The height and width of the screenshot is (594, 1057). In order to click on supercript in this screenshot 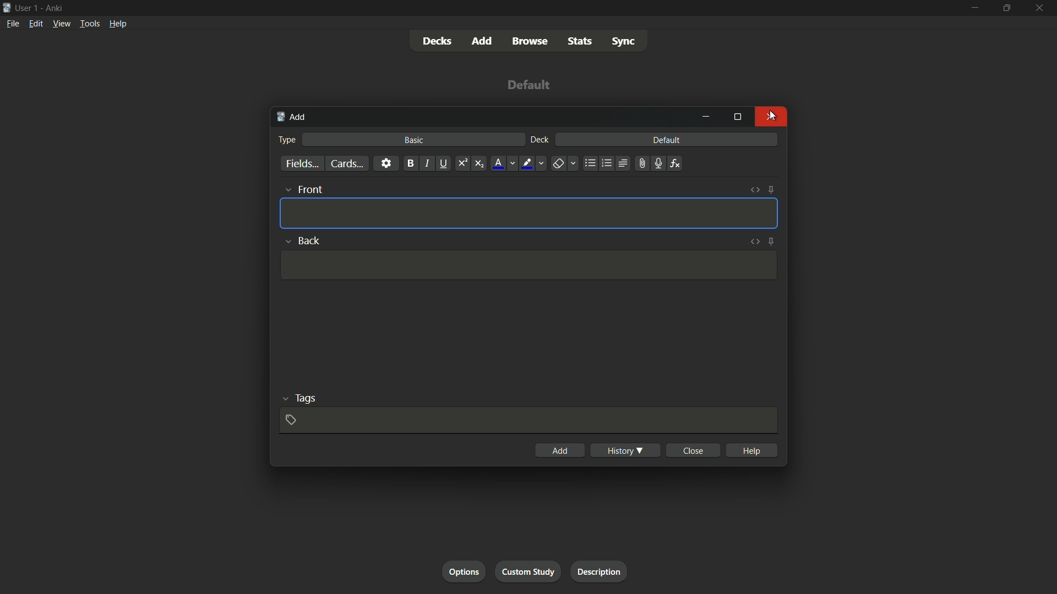, I will do `click(464, 163)`.